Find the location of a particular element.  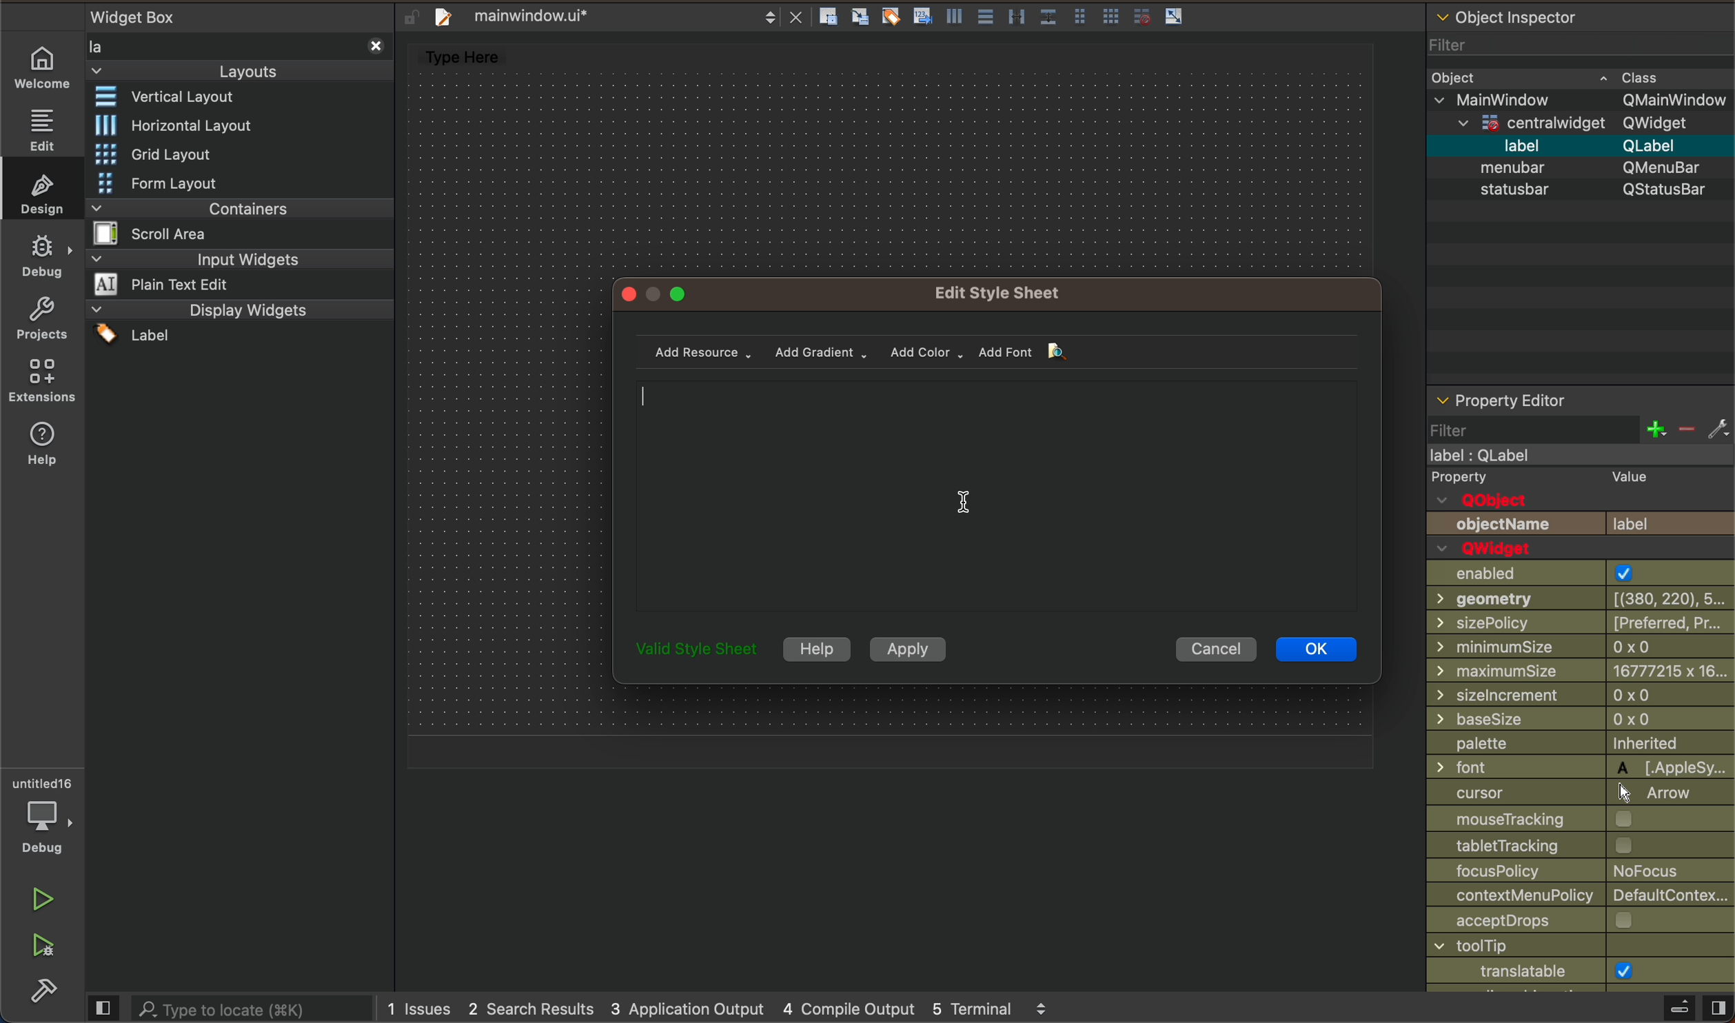

projects is located at coordinates (45, 323).